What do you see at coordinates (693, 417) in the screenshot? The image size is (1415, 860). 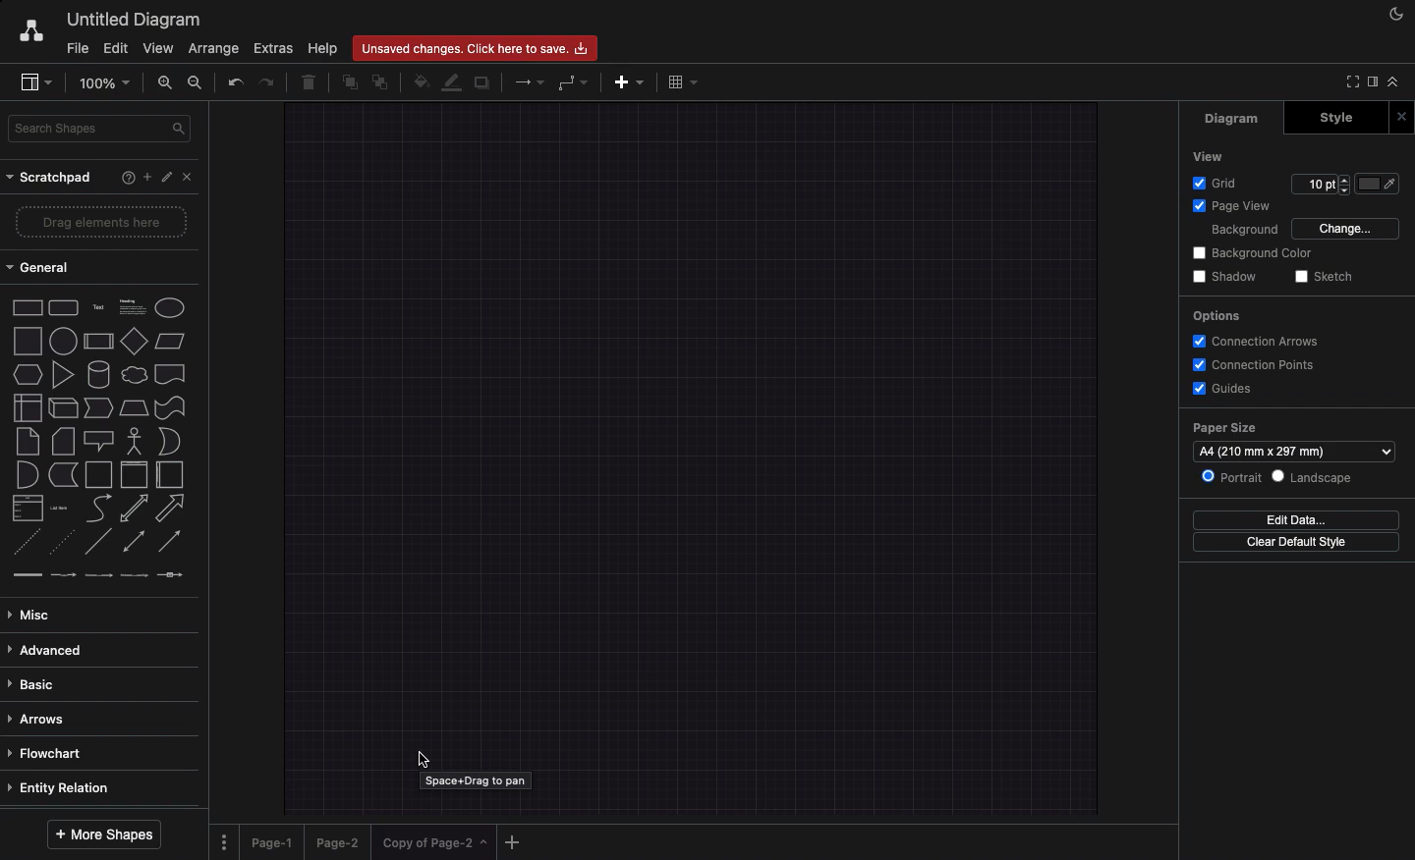 I see `Canvas` at bounding box center [693, 417].